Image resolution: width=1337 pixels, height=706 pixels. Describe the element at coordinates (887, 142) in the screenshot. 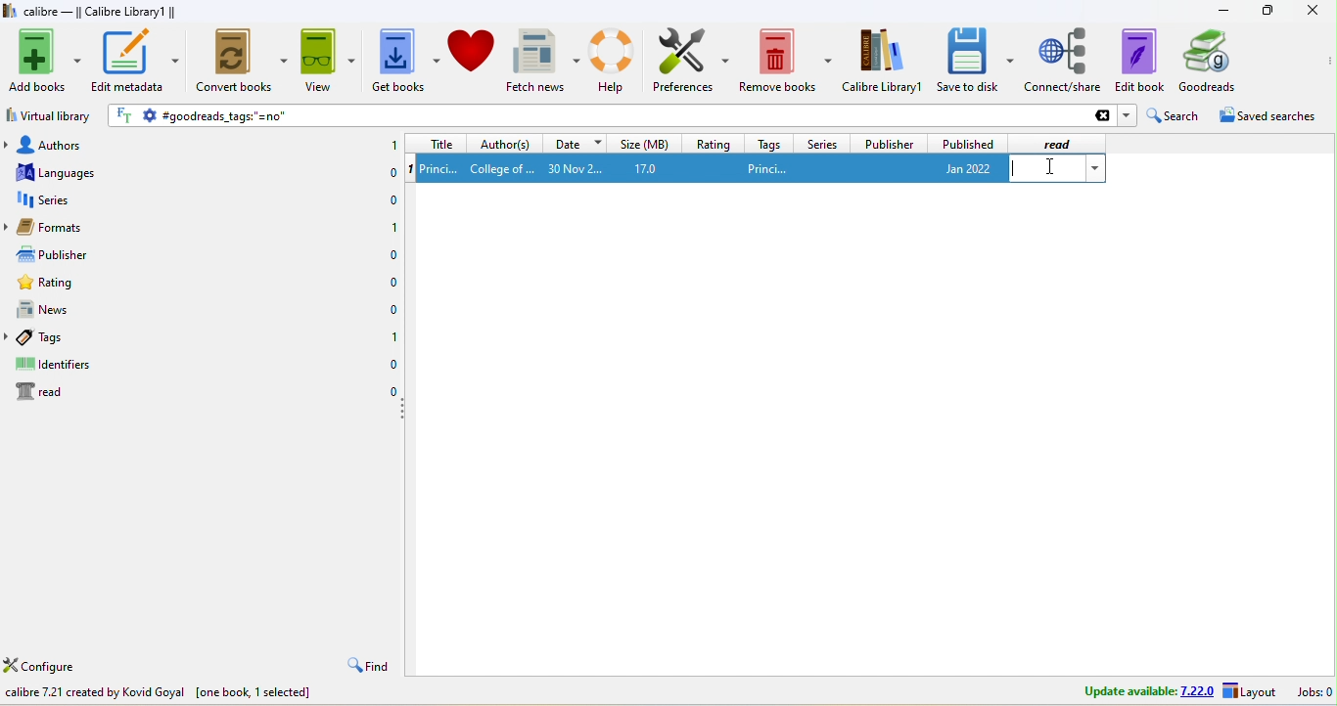

I see `publisher` at that location.